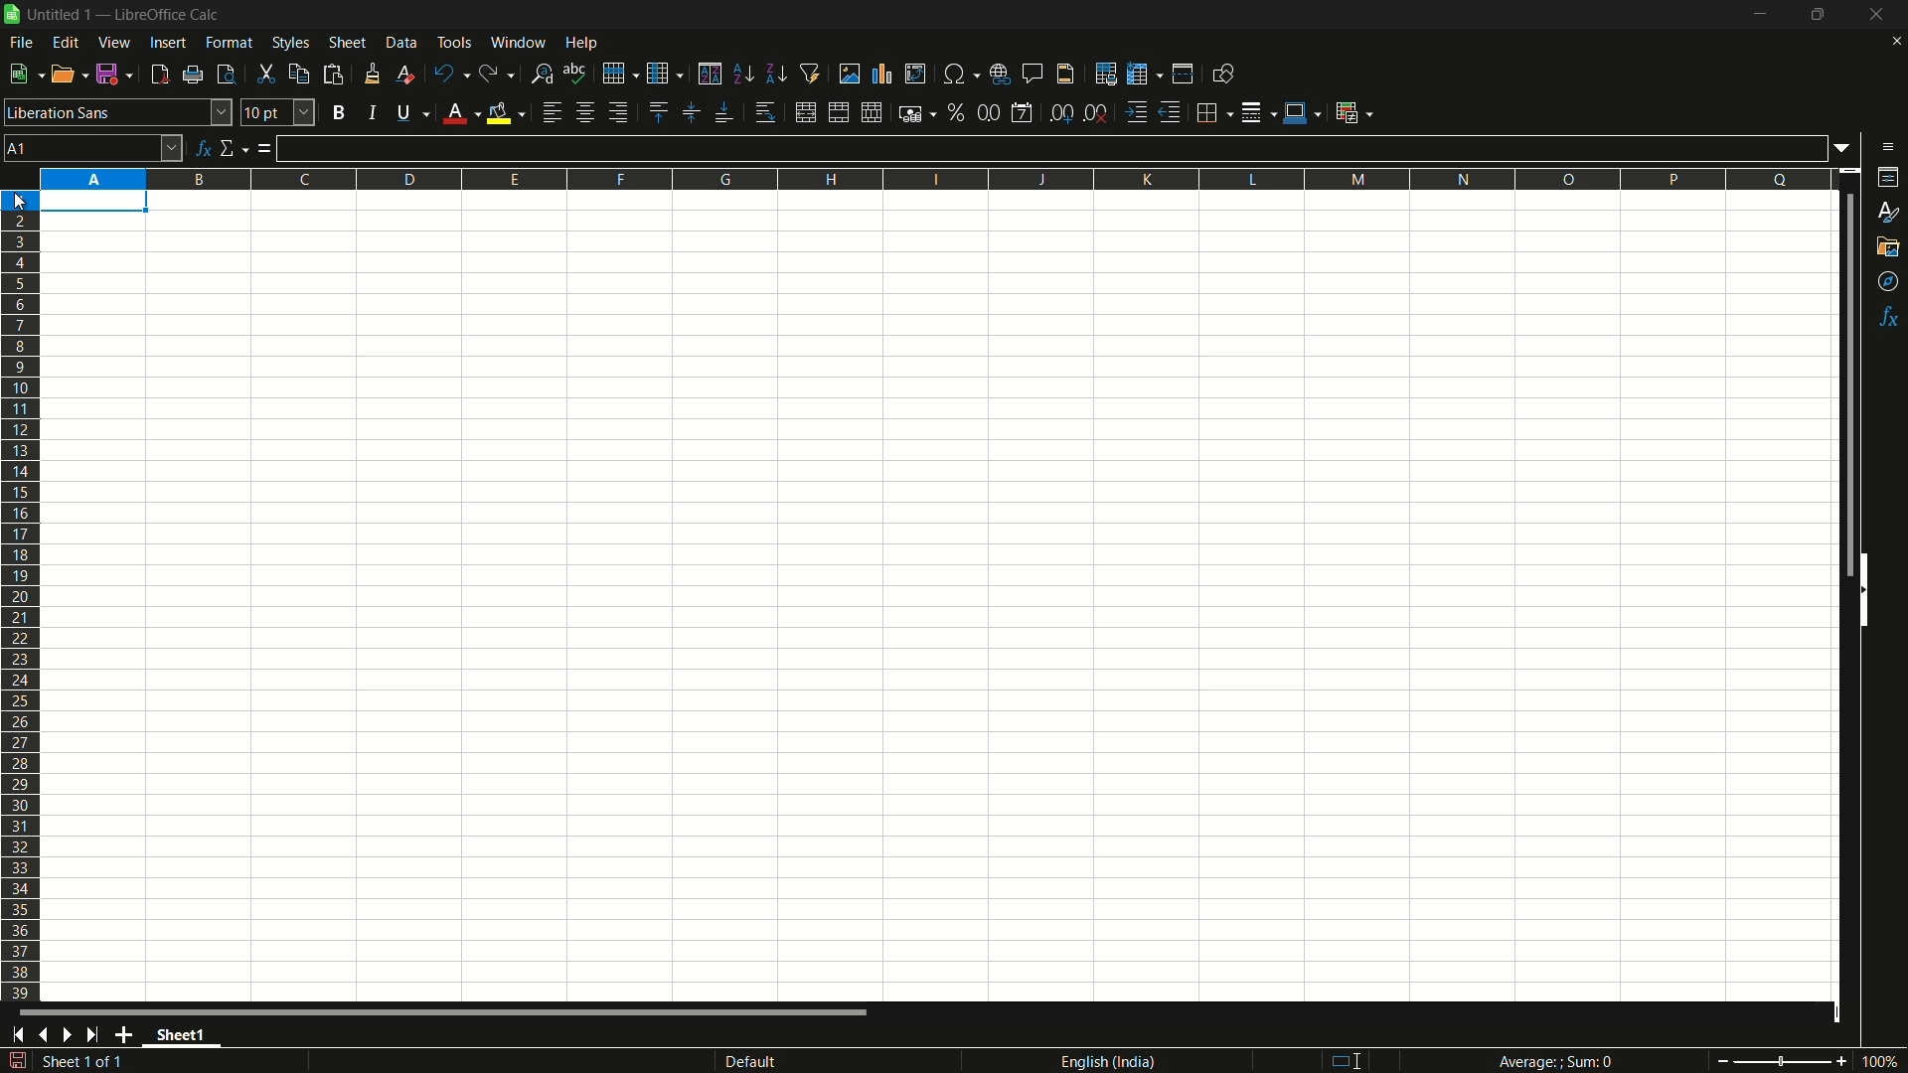 The image size is (1908, 1073). I want to click on functions, so click(1890, 317).